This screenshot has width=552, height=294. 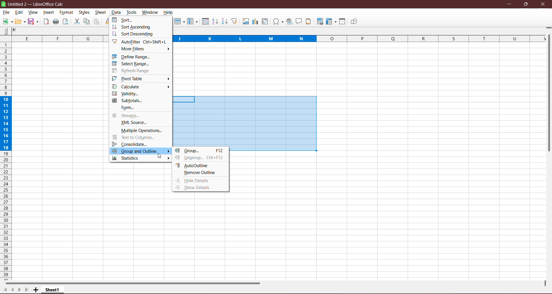 I want to click on Sort Descending, so click(x=225, y=21).